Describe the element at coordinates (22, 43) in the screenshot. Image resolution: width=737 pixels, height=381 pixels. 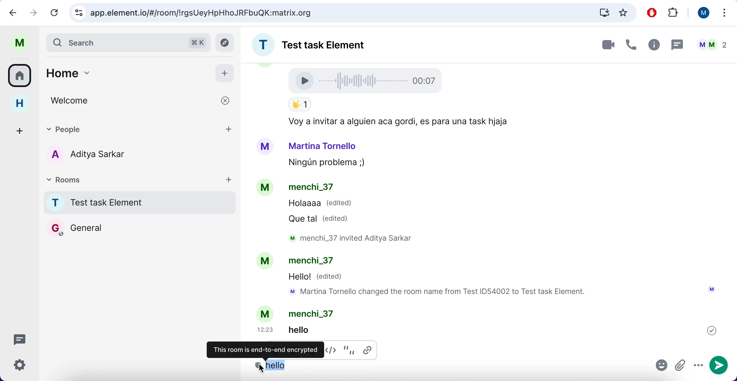
I see `user` at that location.